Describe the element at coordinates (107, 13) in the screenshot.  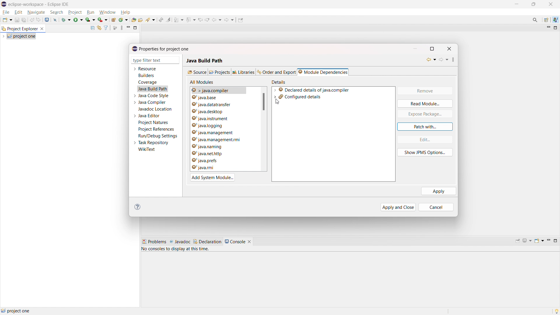
I see `window` at that location.